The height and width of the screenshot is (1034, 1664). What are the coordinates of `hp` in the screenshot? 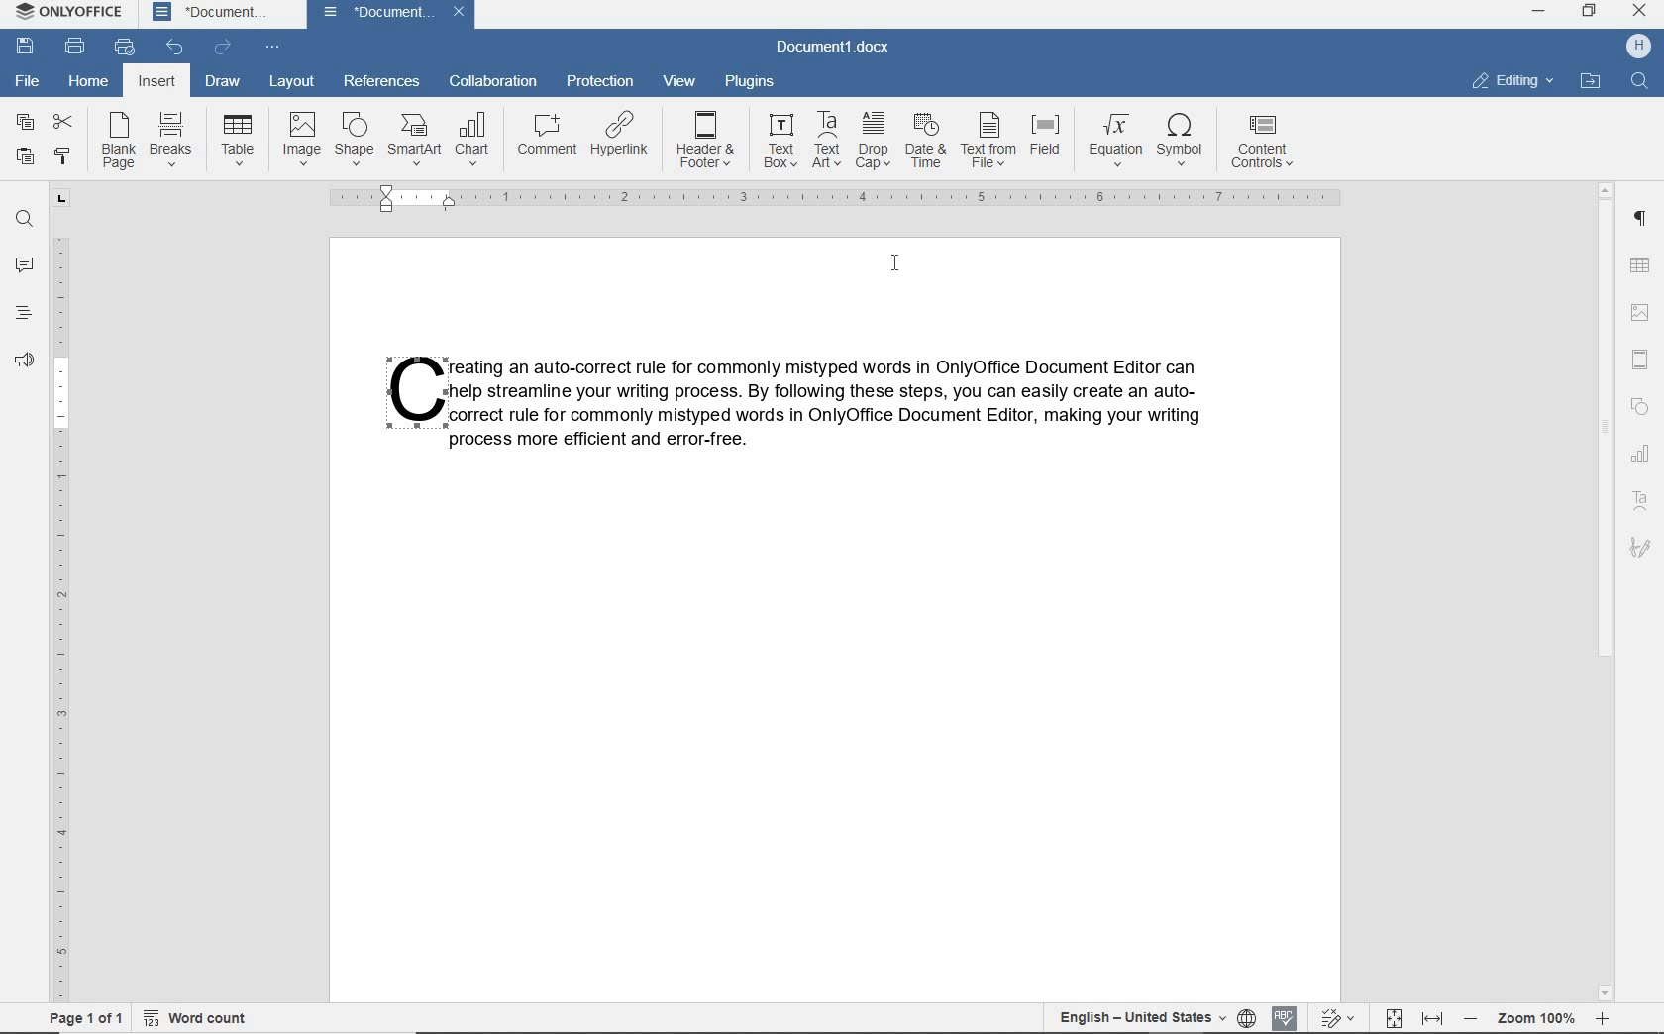 It's located at (1642, 47).